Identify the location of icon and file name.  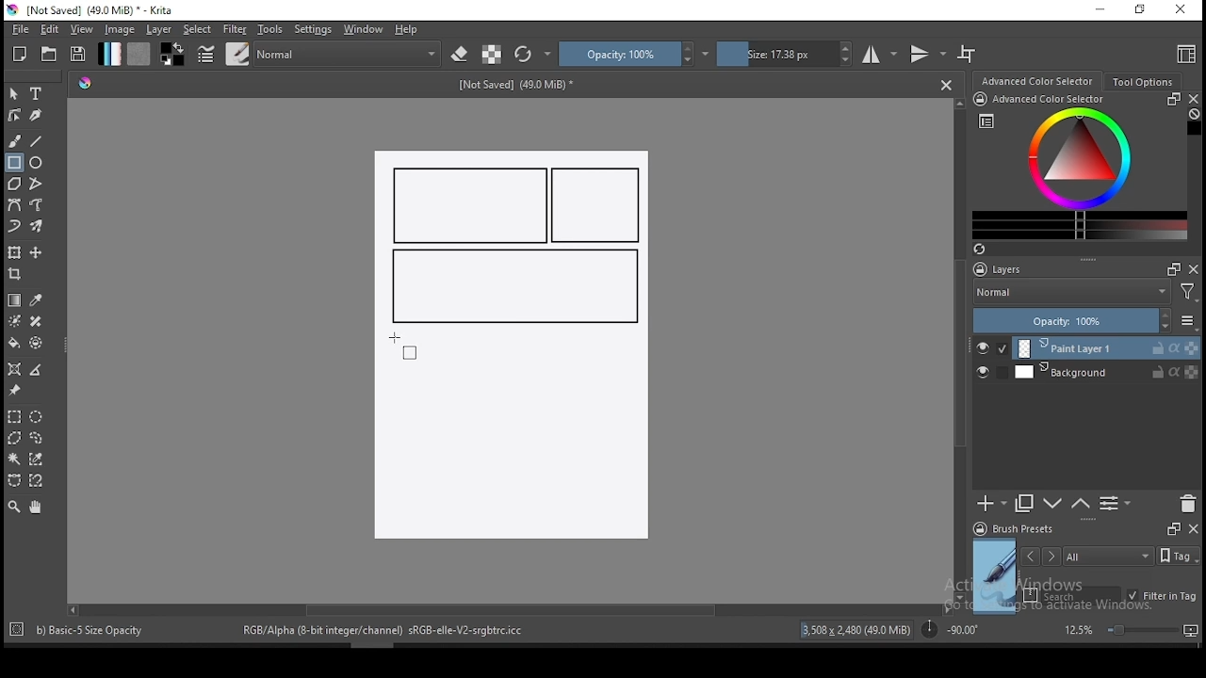
(93, 10).